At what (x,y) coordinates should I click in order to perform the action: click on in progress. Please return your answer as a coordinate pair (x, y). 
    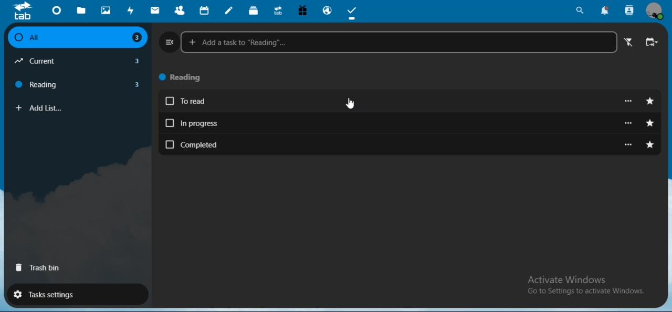
    Looking at the image, I should click on (392, 123).